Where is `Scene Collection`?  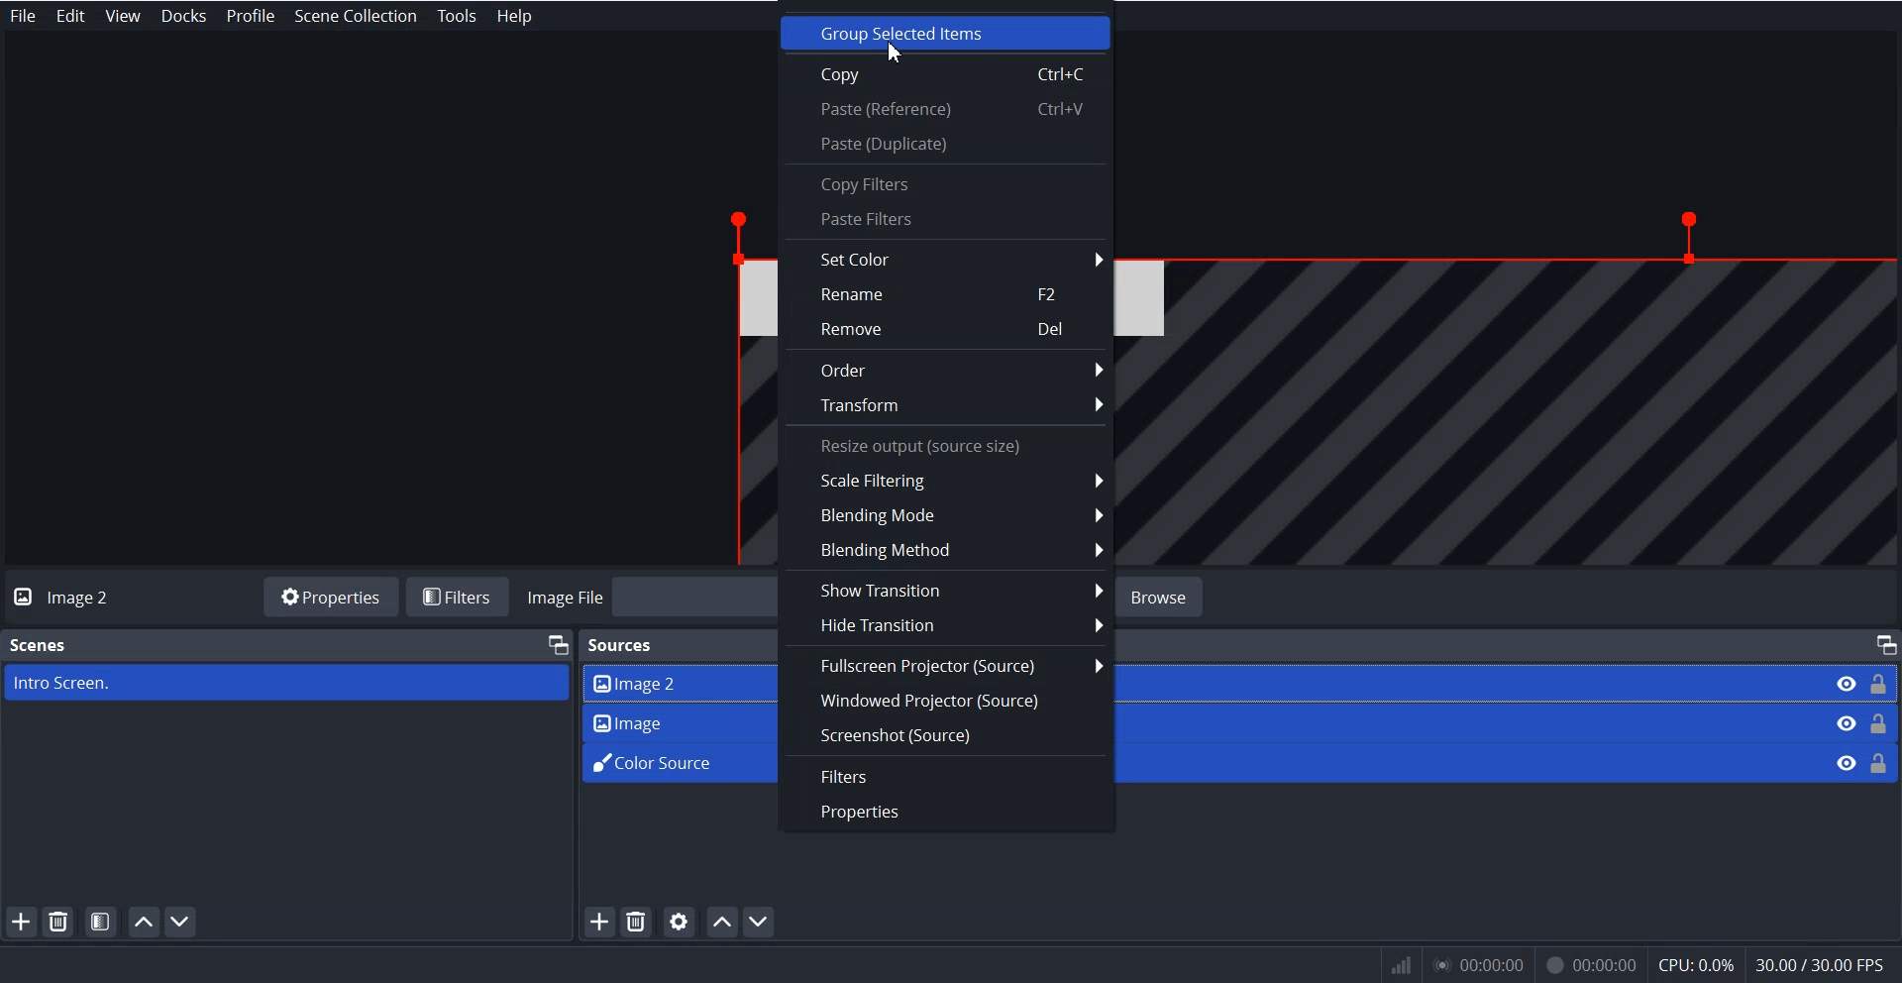 Scene Collection is located at coordinates (357, 17).